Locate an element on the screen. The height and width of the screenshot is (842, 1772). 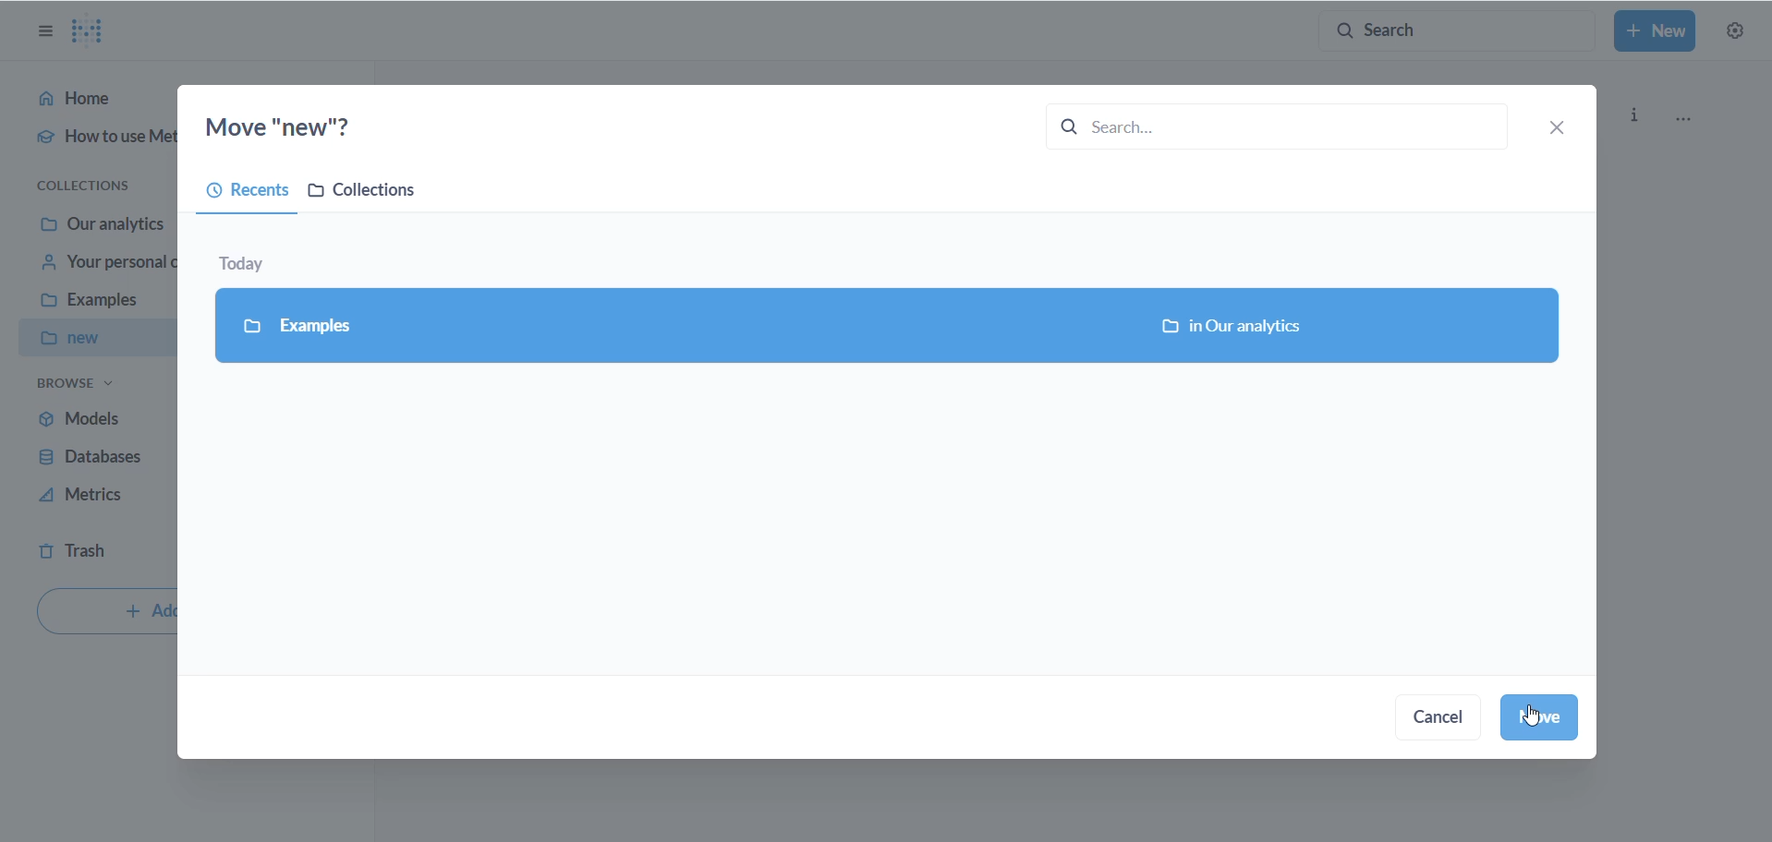
how to use metabase is located at coordinates (92, 143).